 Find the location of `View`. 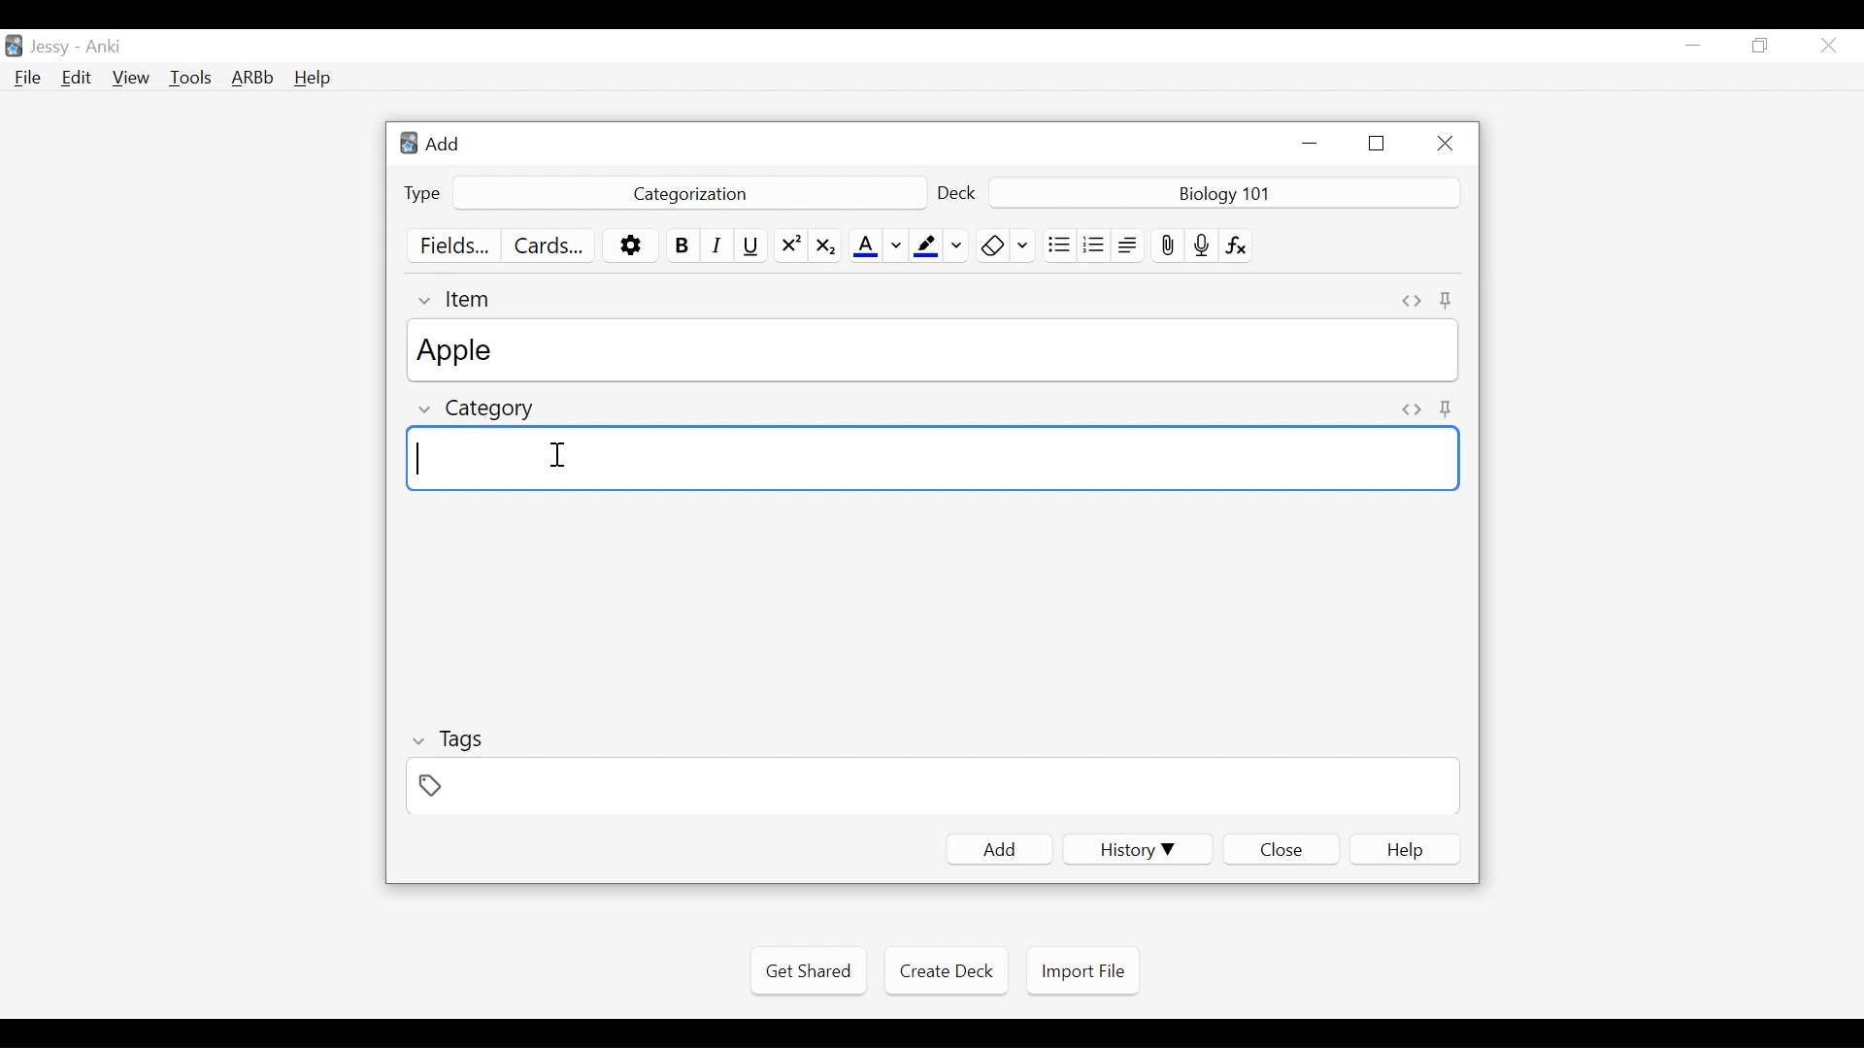

View is located at coordinates (132, 78).